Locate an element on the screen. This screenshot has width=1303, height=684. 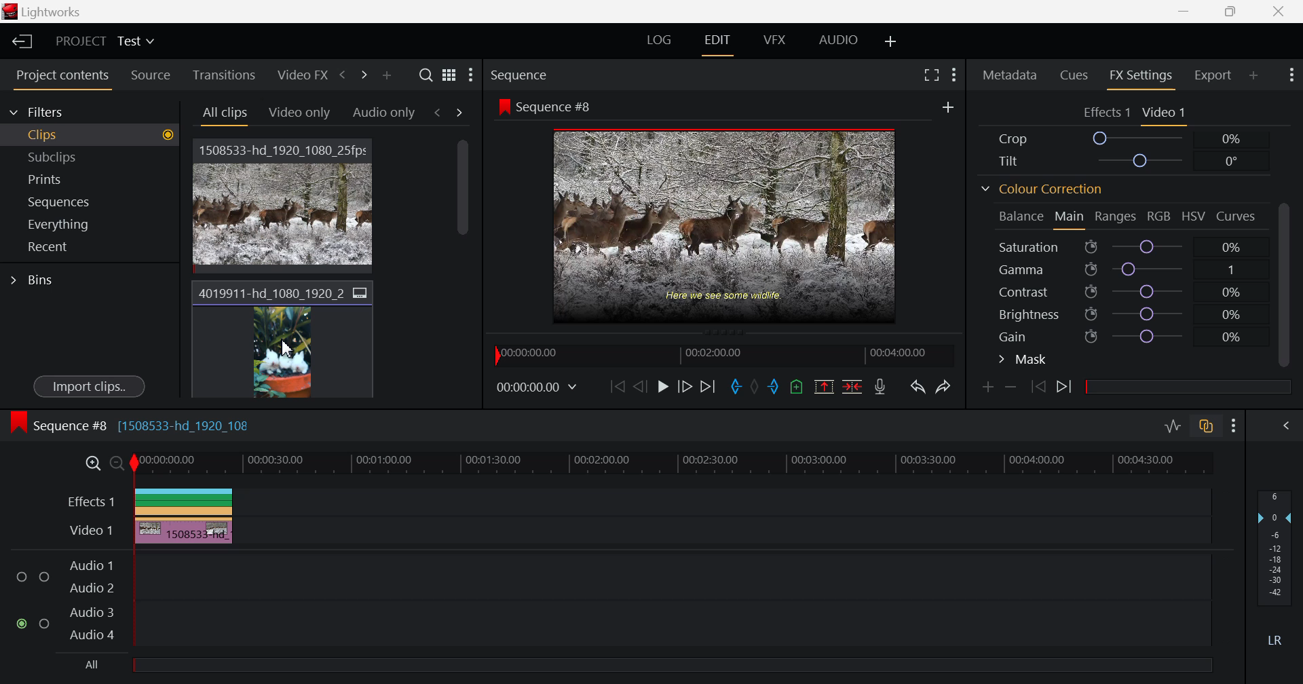
Contrast is located at coordinates (1127, 290).